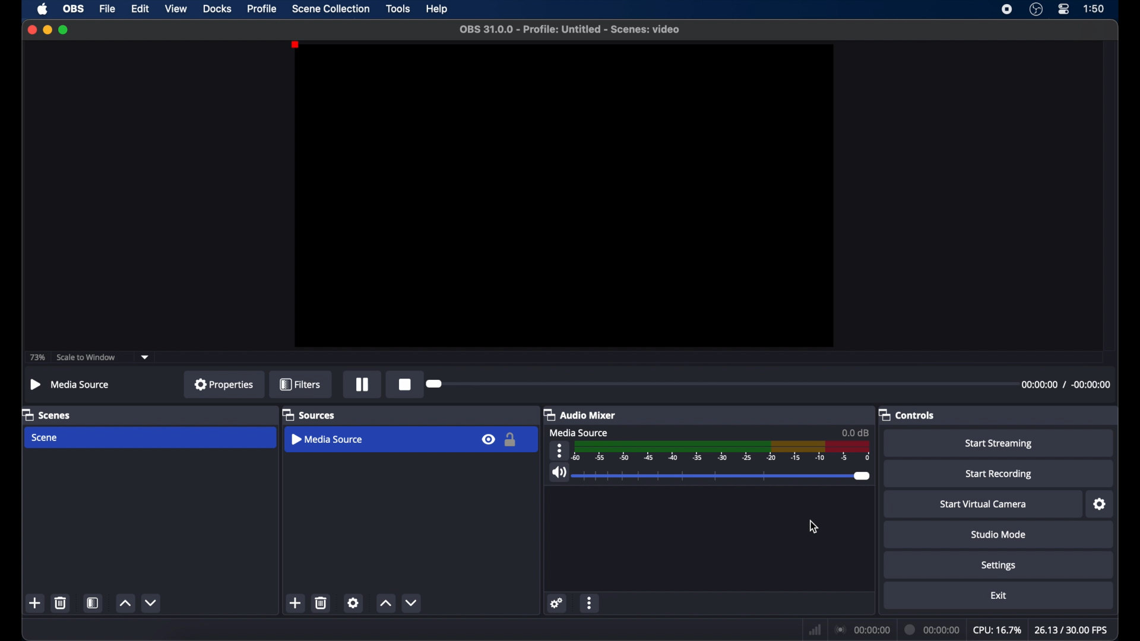 This screenshot has height=641, width=1140. Describe the element at coordinates (36, 602) in the screenshot. I see `add` at that location.